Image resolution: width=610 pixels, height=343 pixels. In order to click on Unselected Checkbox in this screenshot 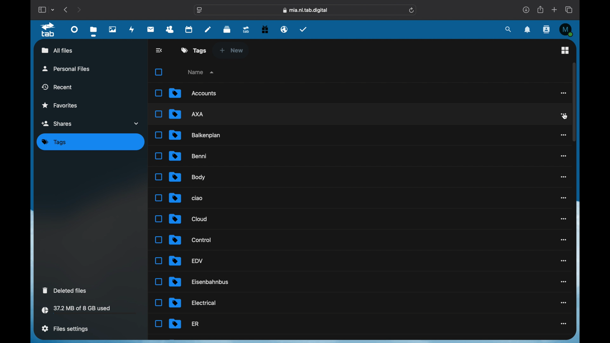, I will do `click(158, 219)`.